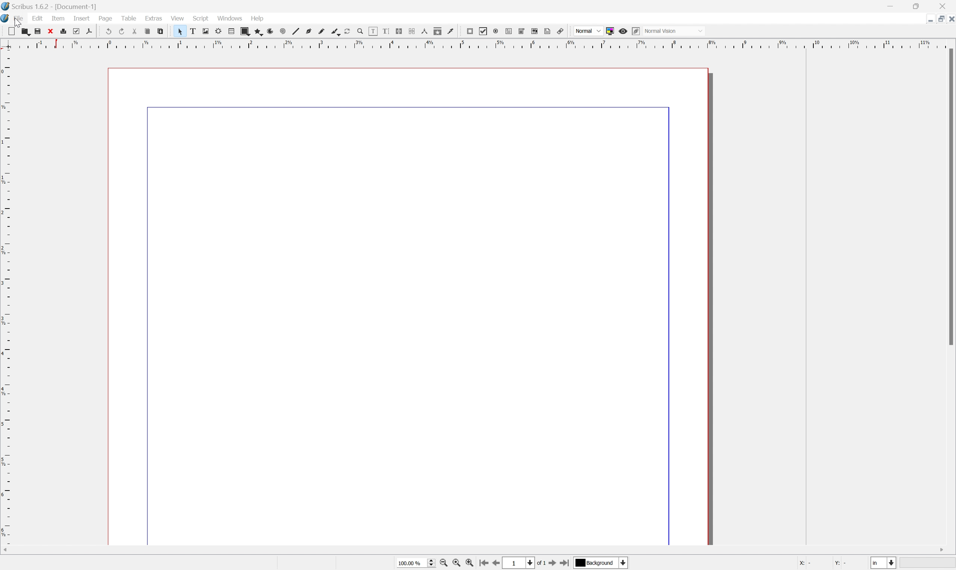 The width and height of the screenshot is (956, 570). I want to click on View, so click(177, 18).